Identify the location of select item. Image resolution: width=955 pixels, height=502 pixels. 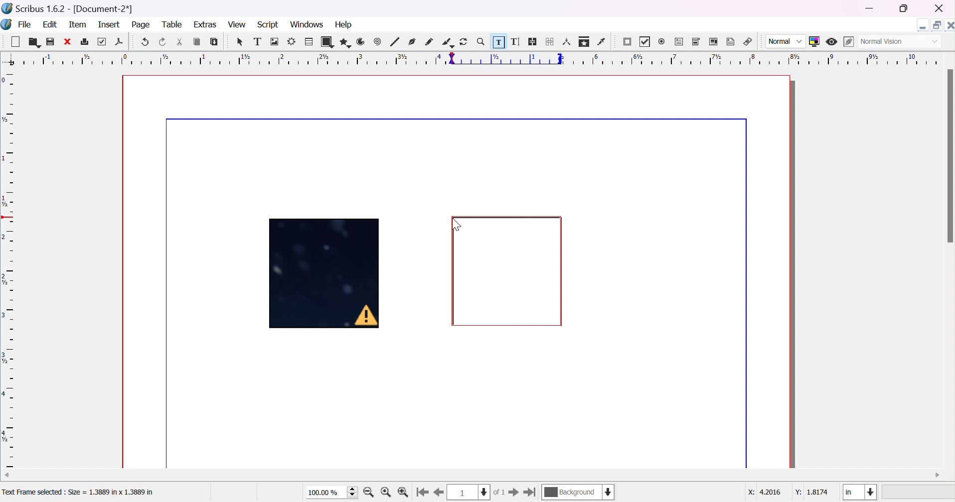
(241, 43).